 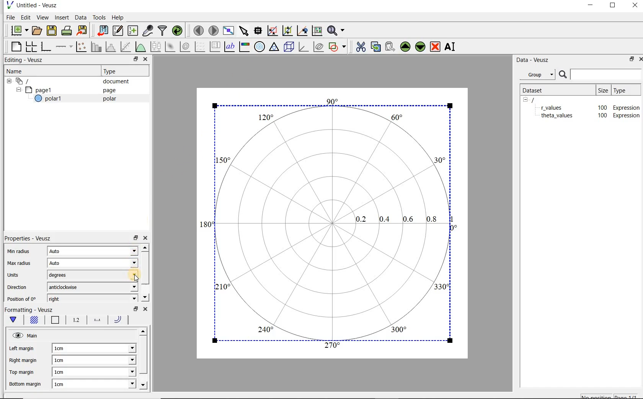 What do you see at coordinates (31, 46) in the screenshot?
I see `arrange graphs in a grid` at bounding box center [31, 46].